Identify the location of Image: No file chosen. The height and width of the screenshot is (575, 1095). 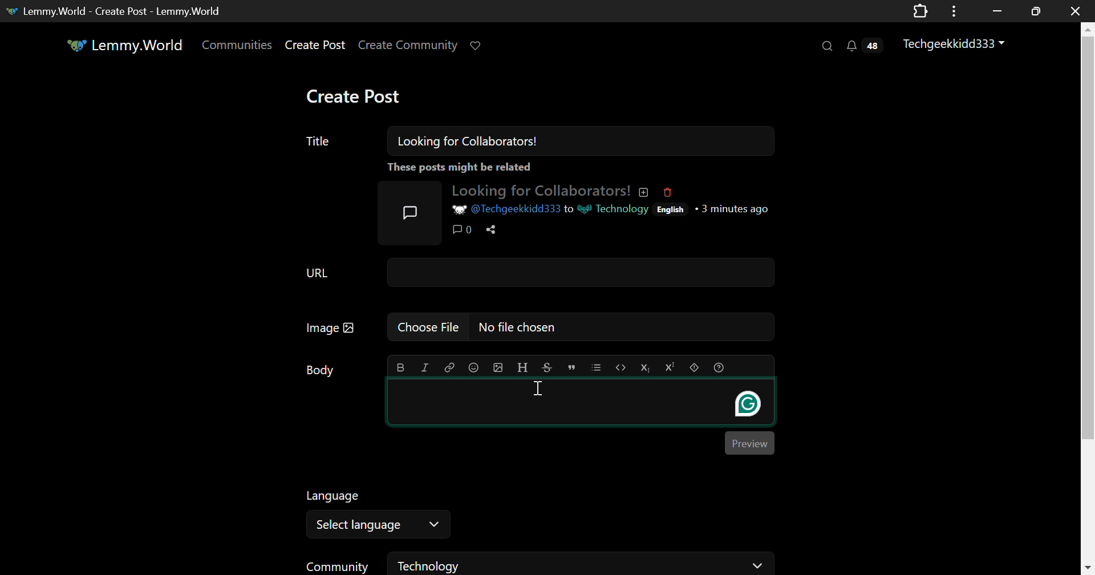
(538, 327).